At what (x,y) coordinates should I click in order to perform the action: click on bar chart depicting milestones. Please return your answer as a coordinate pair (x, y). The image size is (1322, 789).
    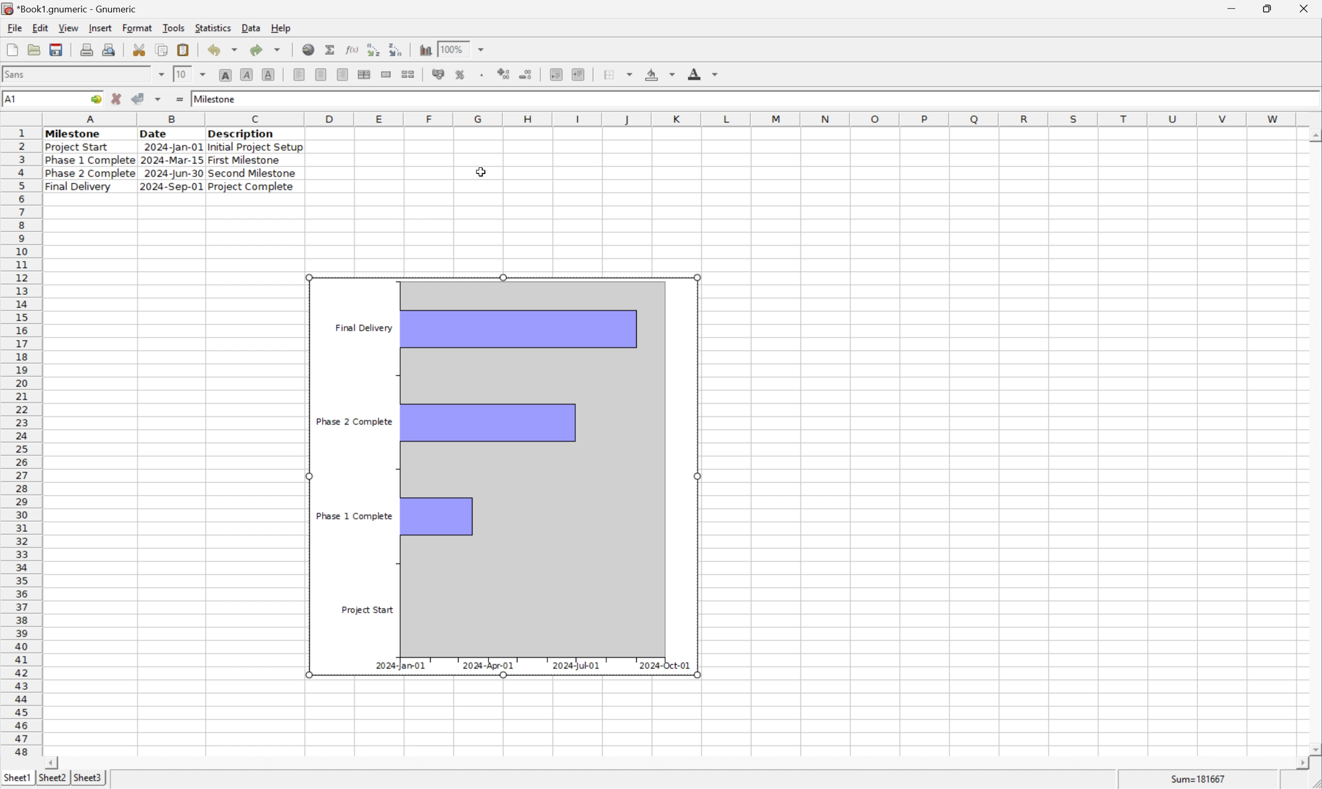
    Looking at the image, I should click on (503, 475).